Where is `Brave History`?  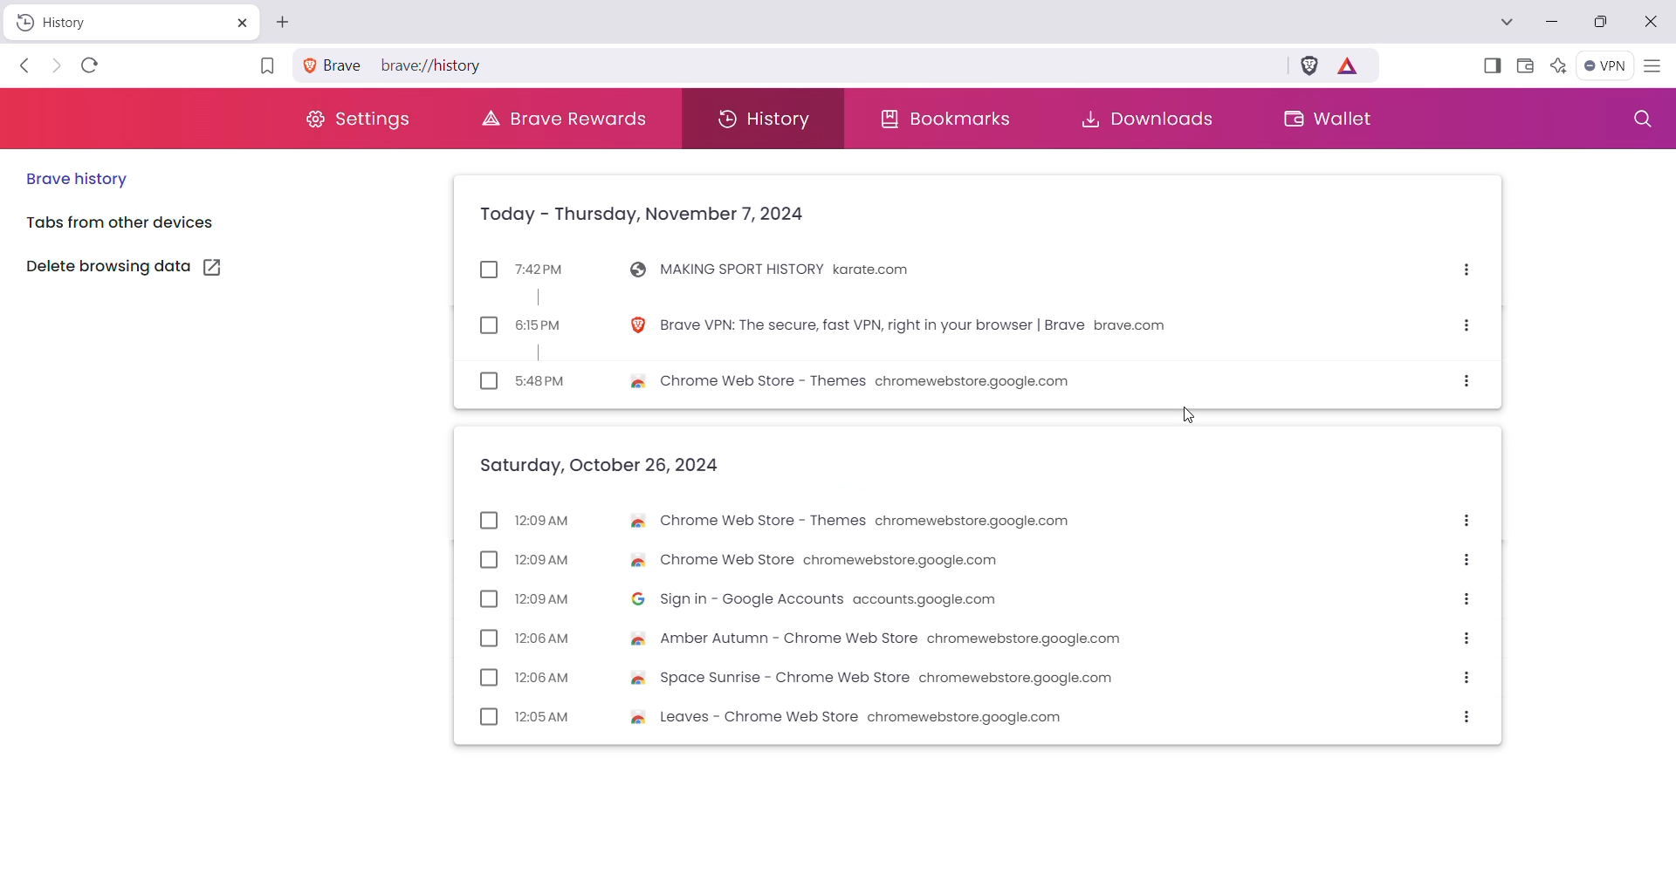
Brave History is located at coordinates (79, 180).